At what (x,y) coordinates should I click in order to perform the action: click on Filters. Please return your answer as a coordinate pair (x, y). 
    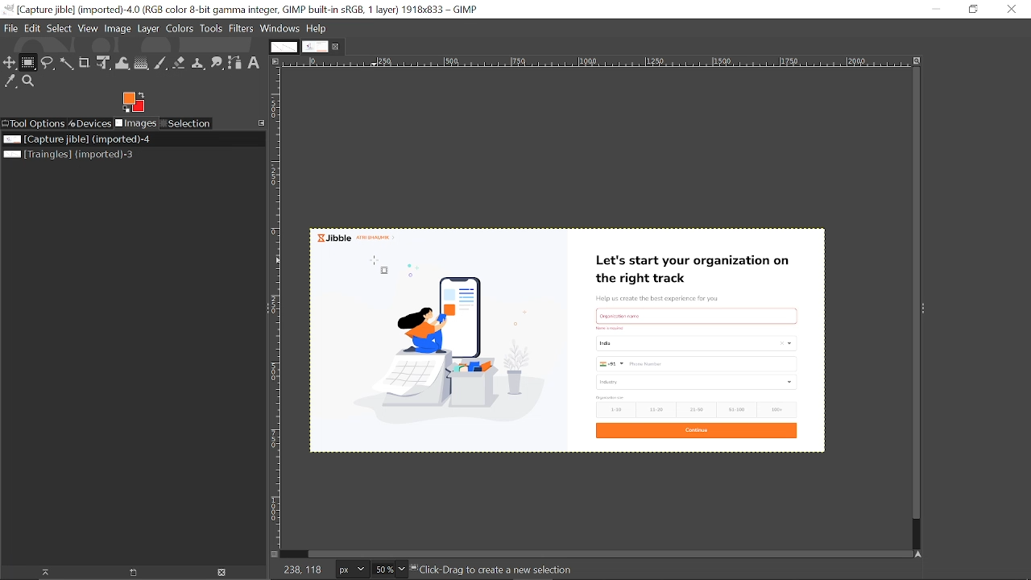
    Looking at the image, I should click on (241, 29).